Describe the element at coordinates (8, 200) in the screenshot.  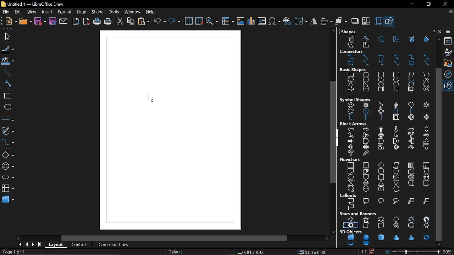
I see `3d shapes` at that location.